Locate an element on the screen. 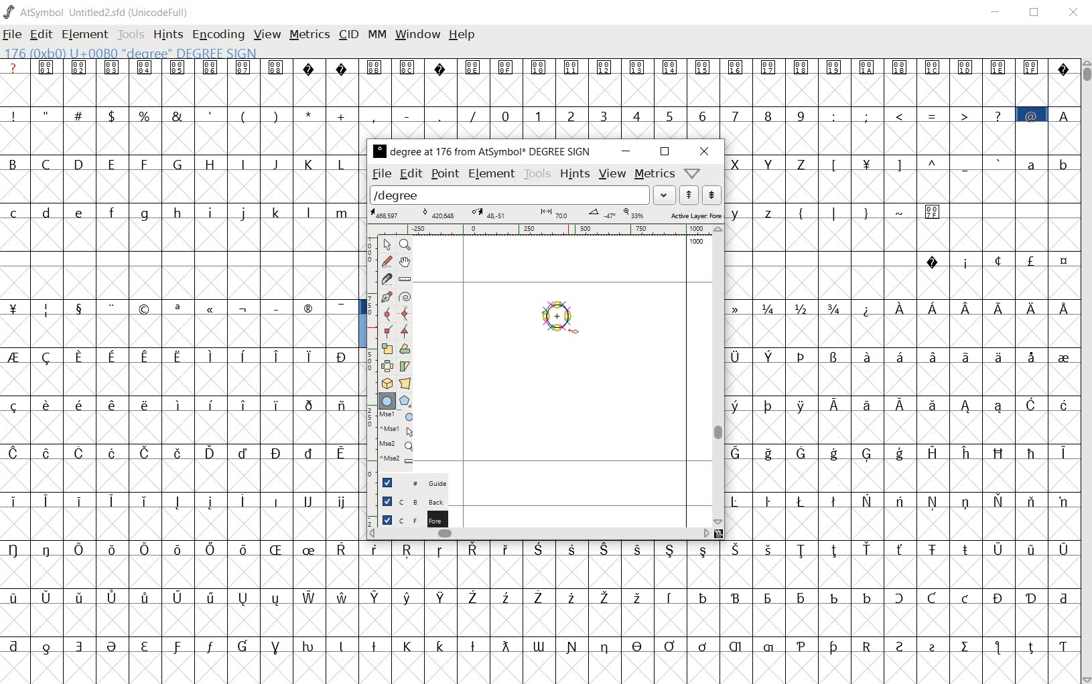 This screenshot has width=1092, height=684. empty glyph slots is located at coordinates (898, 332).